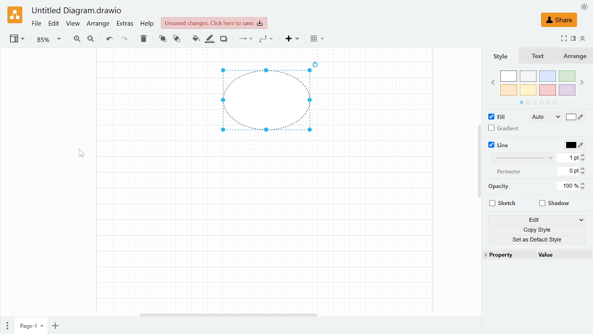 This screenshot has width=593, height=334. What do you see at coordinates (582, 38) in the screenshot?
I see `Collapse` at bounding box center [582, 38].